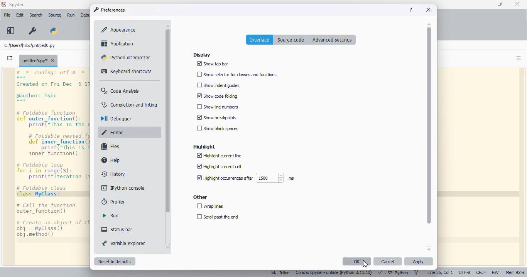 The image size is (527, 277). I want to click on minimize, so click(482, 4).